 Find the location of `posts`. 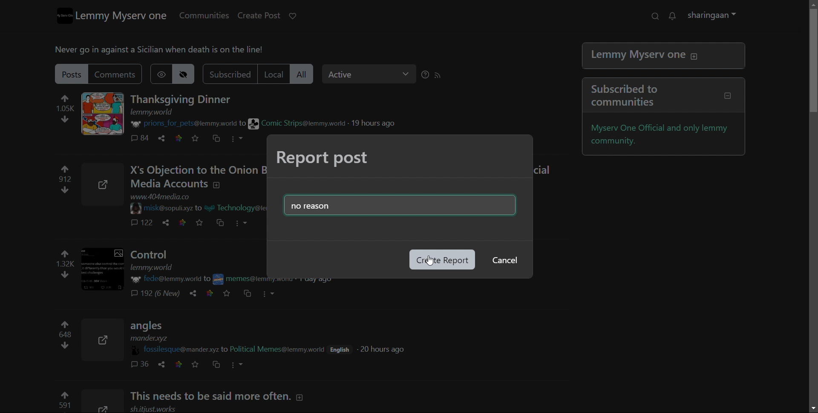

posts is located at coordinates (76, 74).